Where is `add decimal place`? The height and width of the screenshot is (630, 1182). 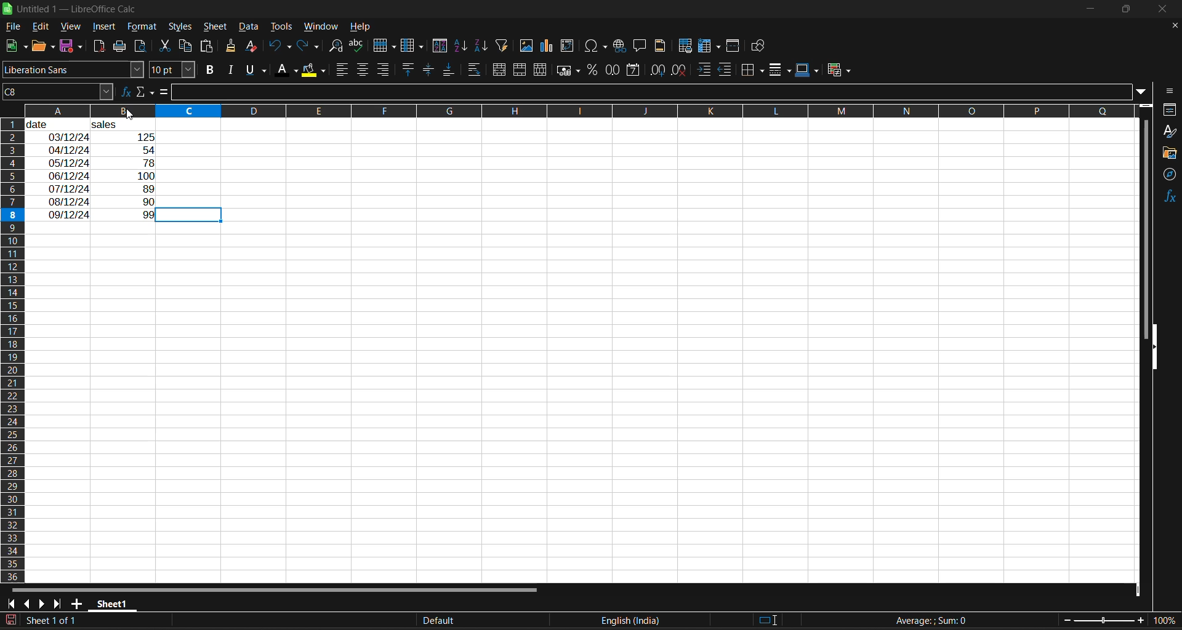
add decimal place is located at coordinates (656, 71).